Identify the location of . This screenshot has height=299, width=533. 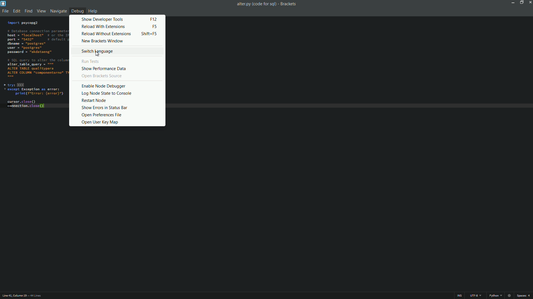
(99, 76).